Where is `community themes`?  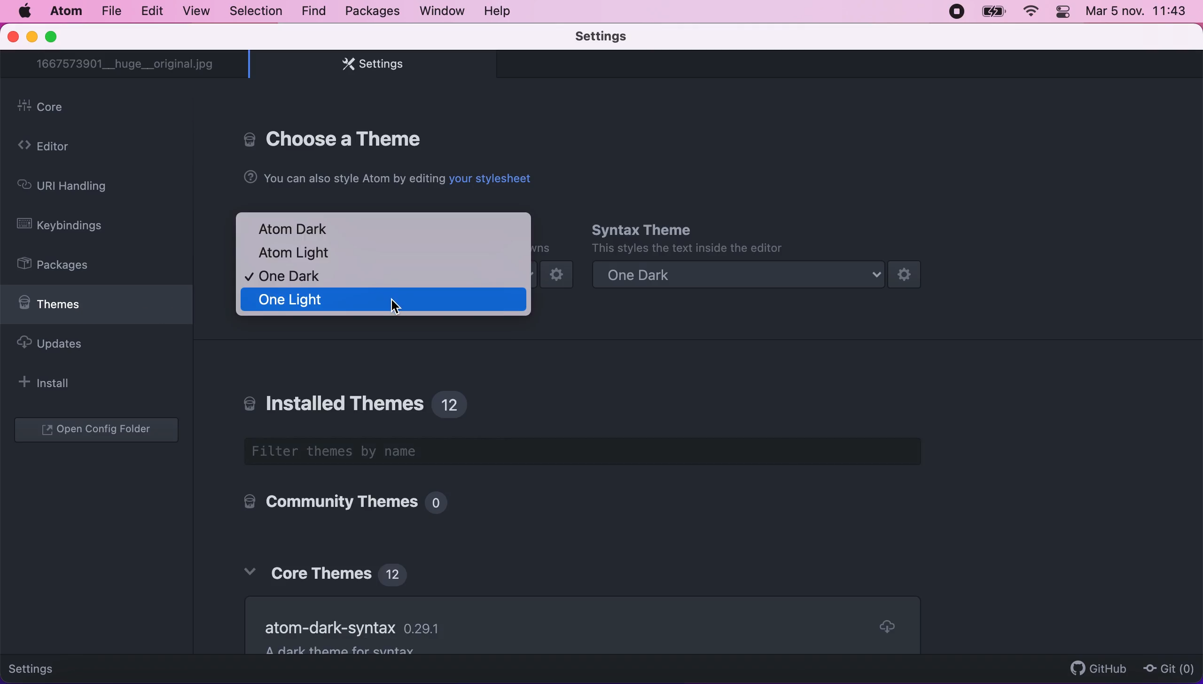
community themes is located at coordinates (339, 504).